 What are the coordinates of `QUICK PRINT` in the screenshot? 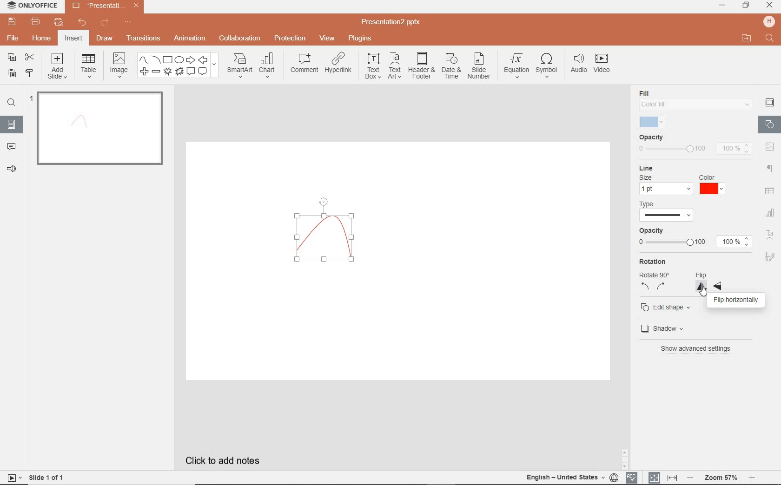 It's located at (58, 22).